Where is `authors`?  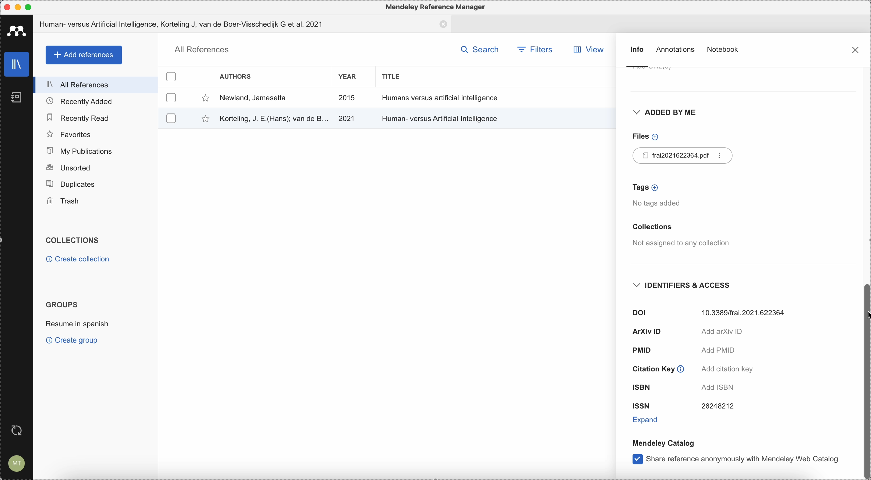 authors is located at coordinates (236, 76).